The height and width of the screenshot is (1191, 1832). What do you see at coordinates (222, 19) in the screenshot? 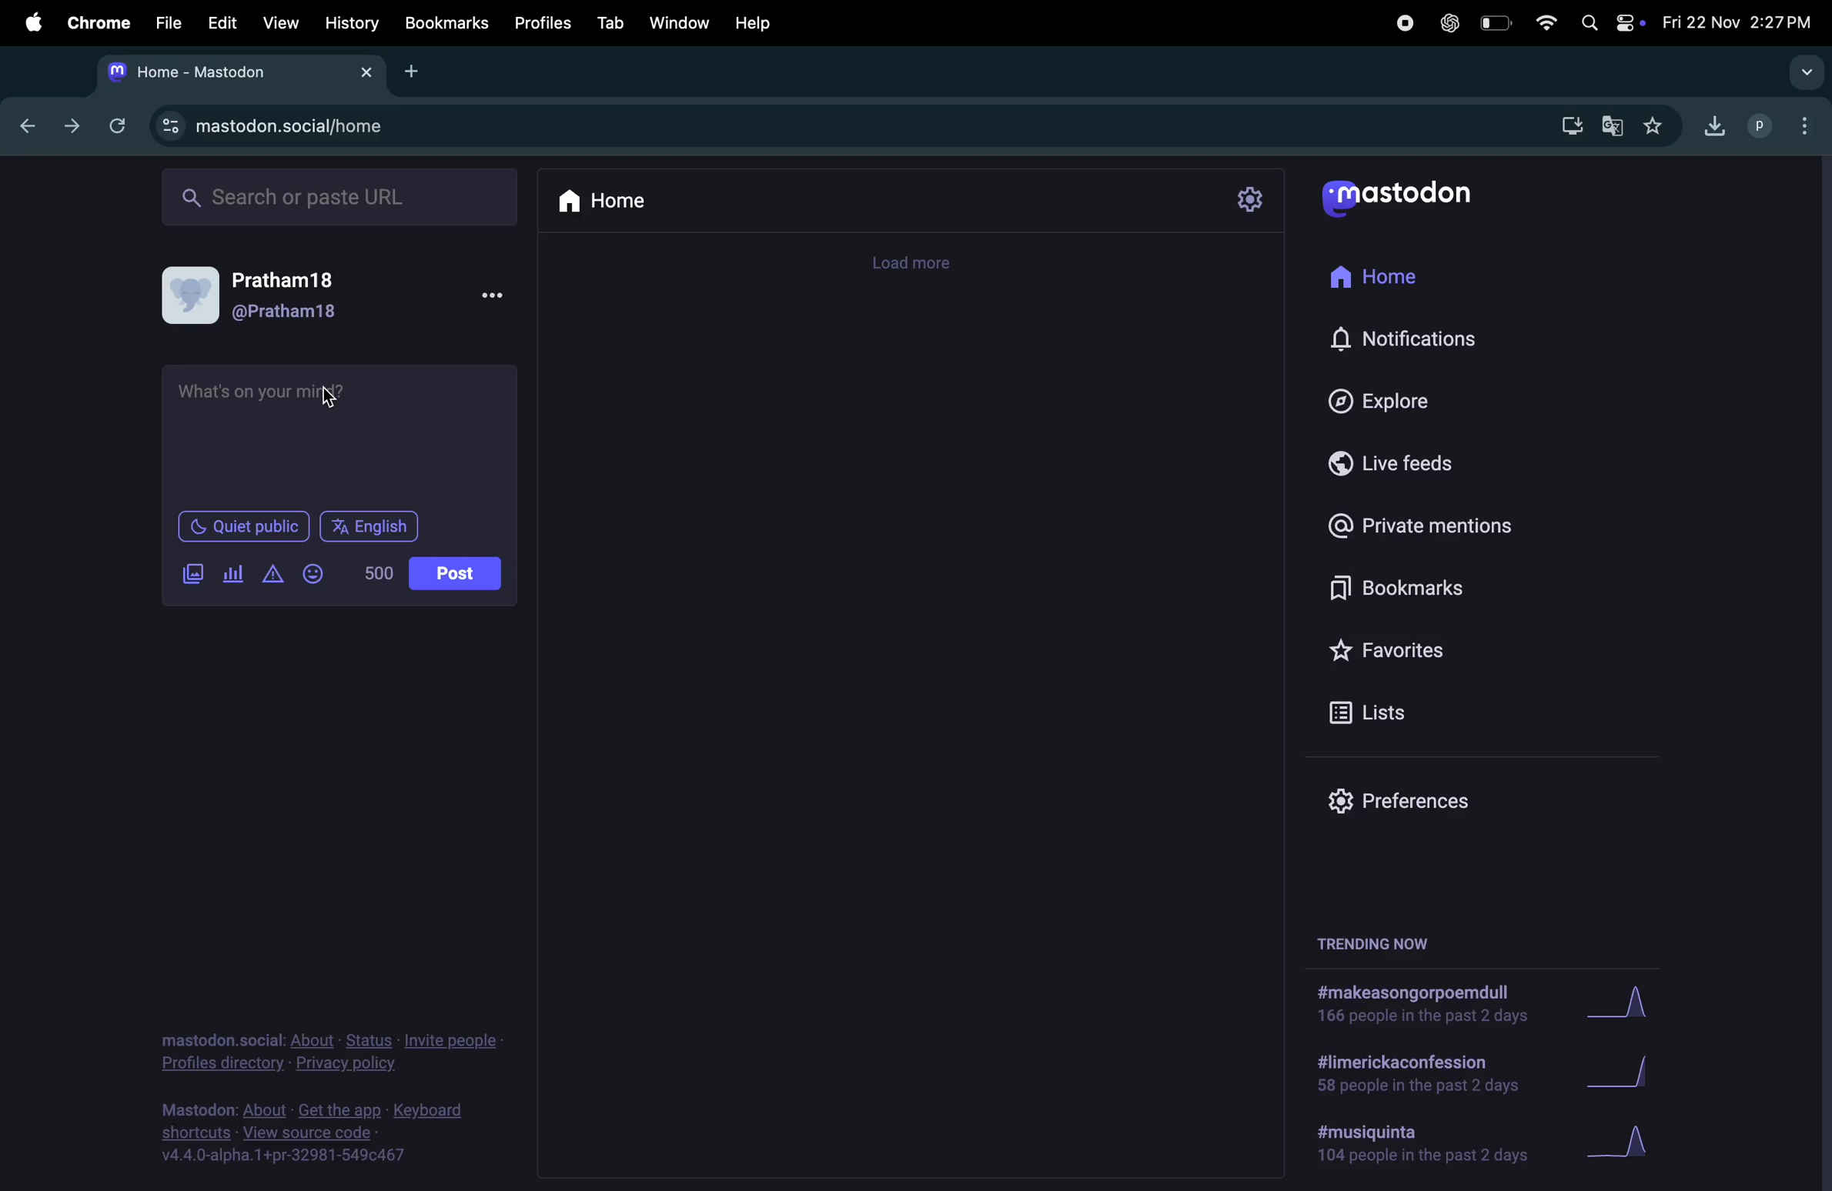
I see `edit` at bounding box center [222, 19].